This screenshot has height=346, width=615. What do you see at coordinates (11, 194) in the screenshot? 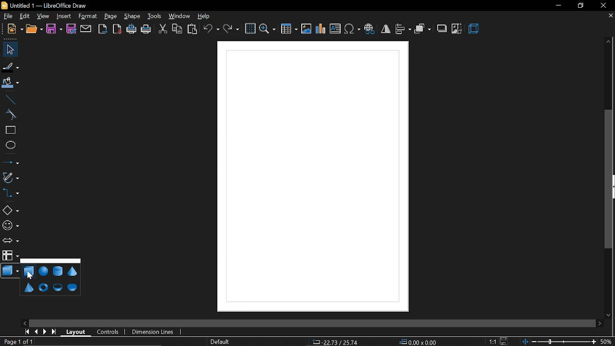
I see `connector` at bounding box center [11, 194].